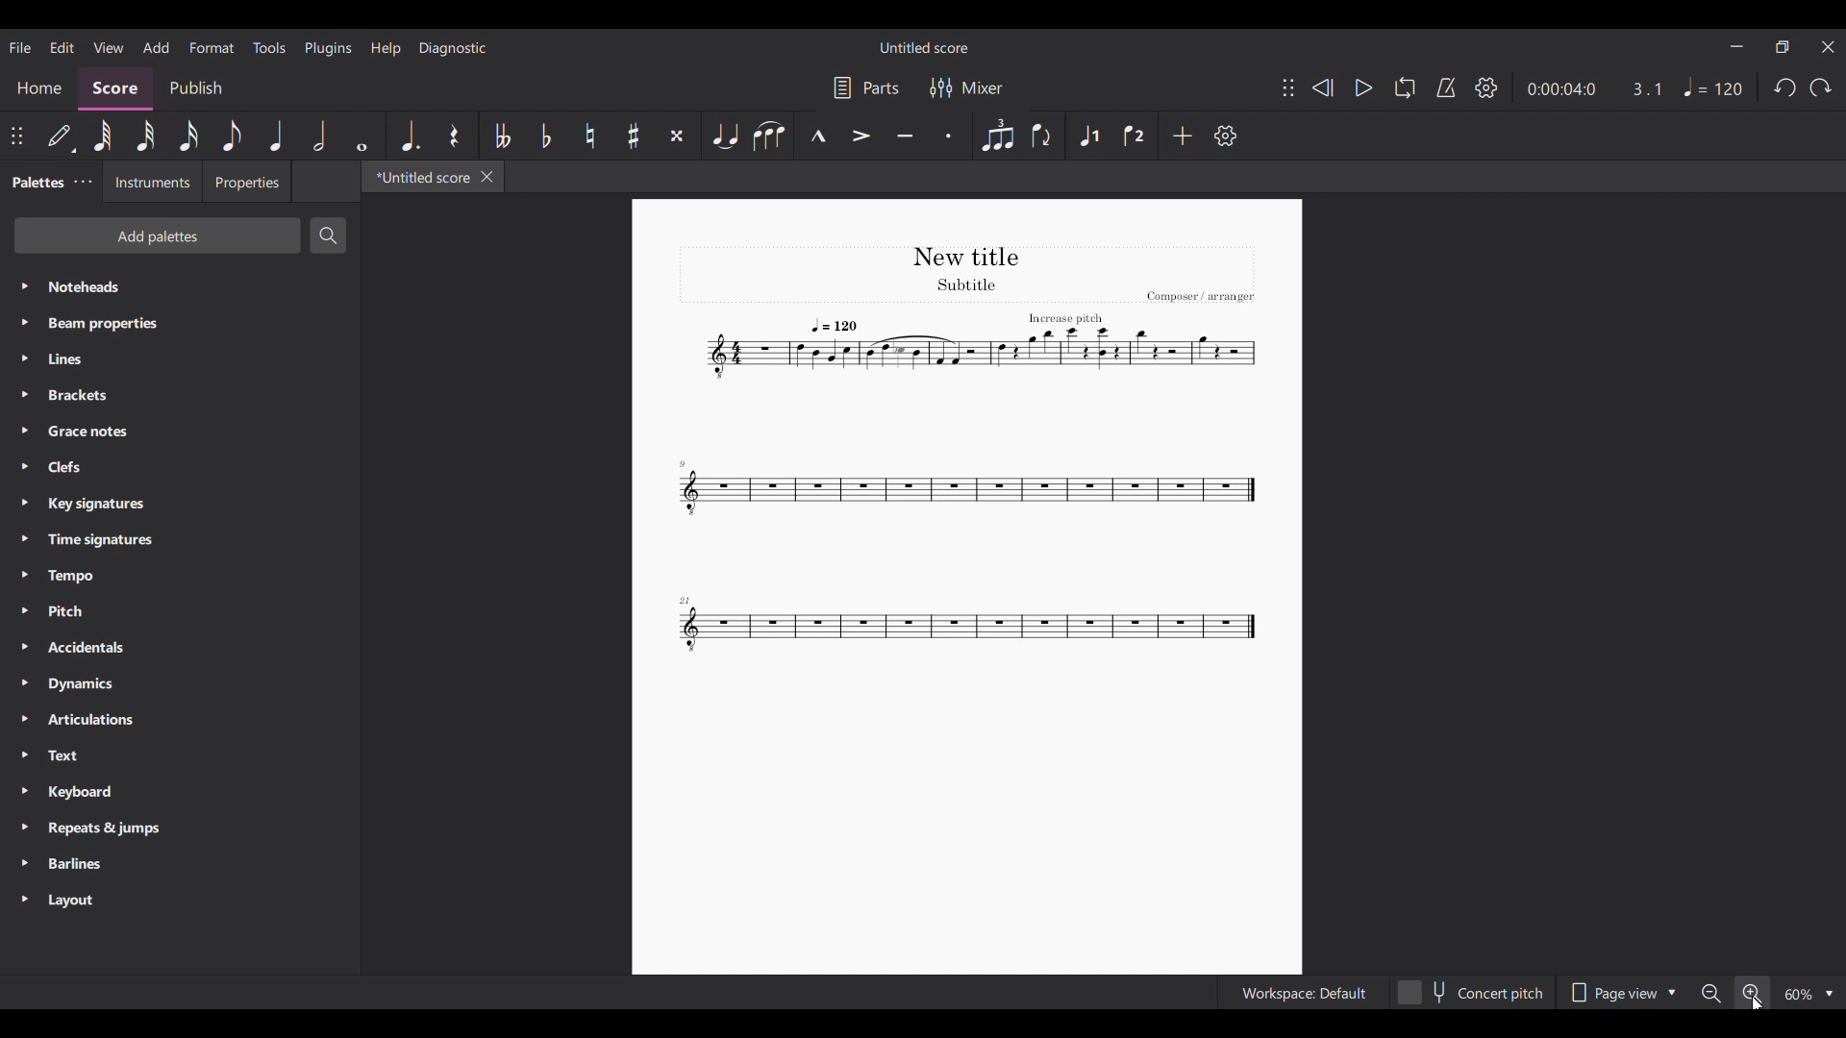  I want to click on Default, so click(60, 136).